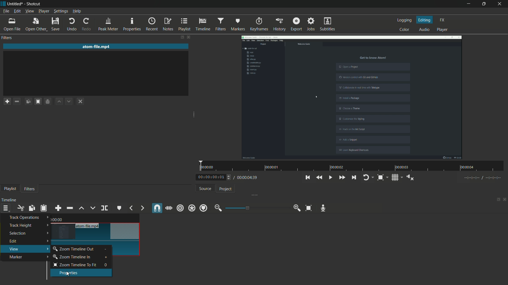 The image size is (508, 285). What do you see at coordinates (38, 101) in the screenshot?
I see `paste filters` at bounding box center [38, 101].